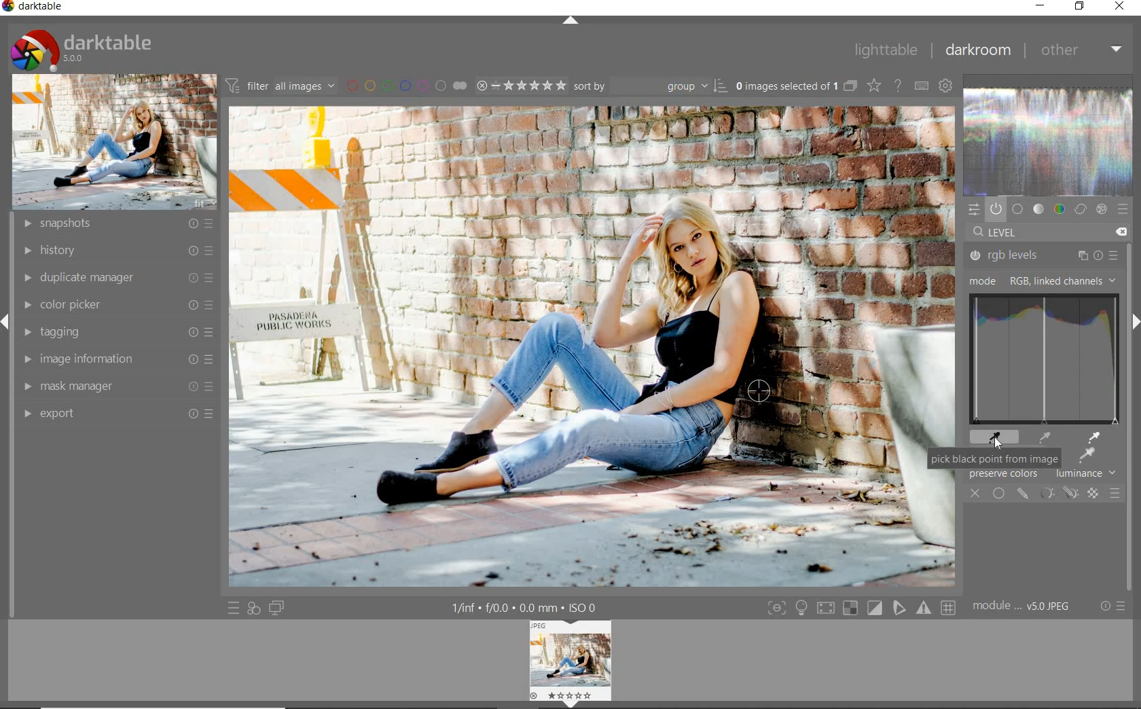 This screenshot has width=1141, height=709. I want to click on tone, so click(1039, 208).